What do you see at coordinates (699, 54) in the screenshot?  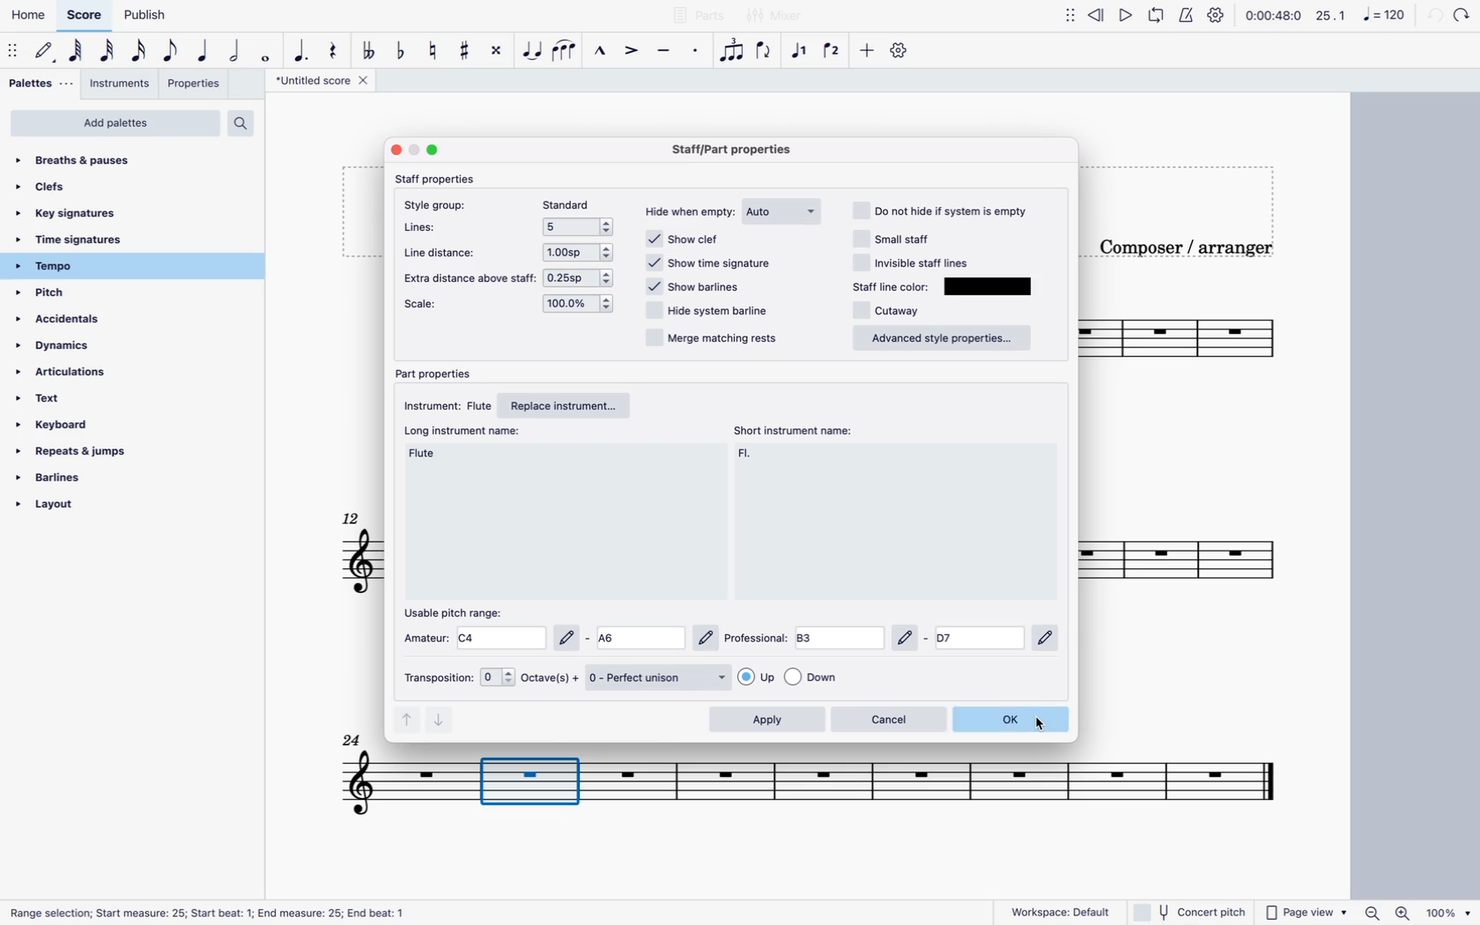 I see `staccato` at bounding box center [699, 54].